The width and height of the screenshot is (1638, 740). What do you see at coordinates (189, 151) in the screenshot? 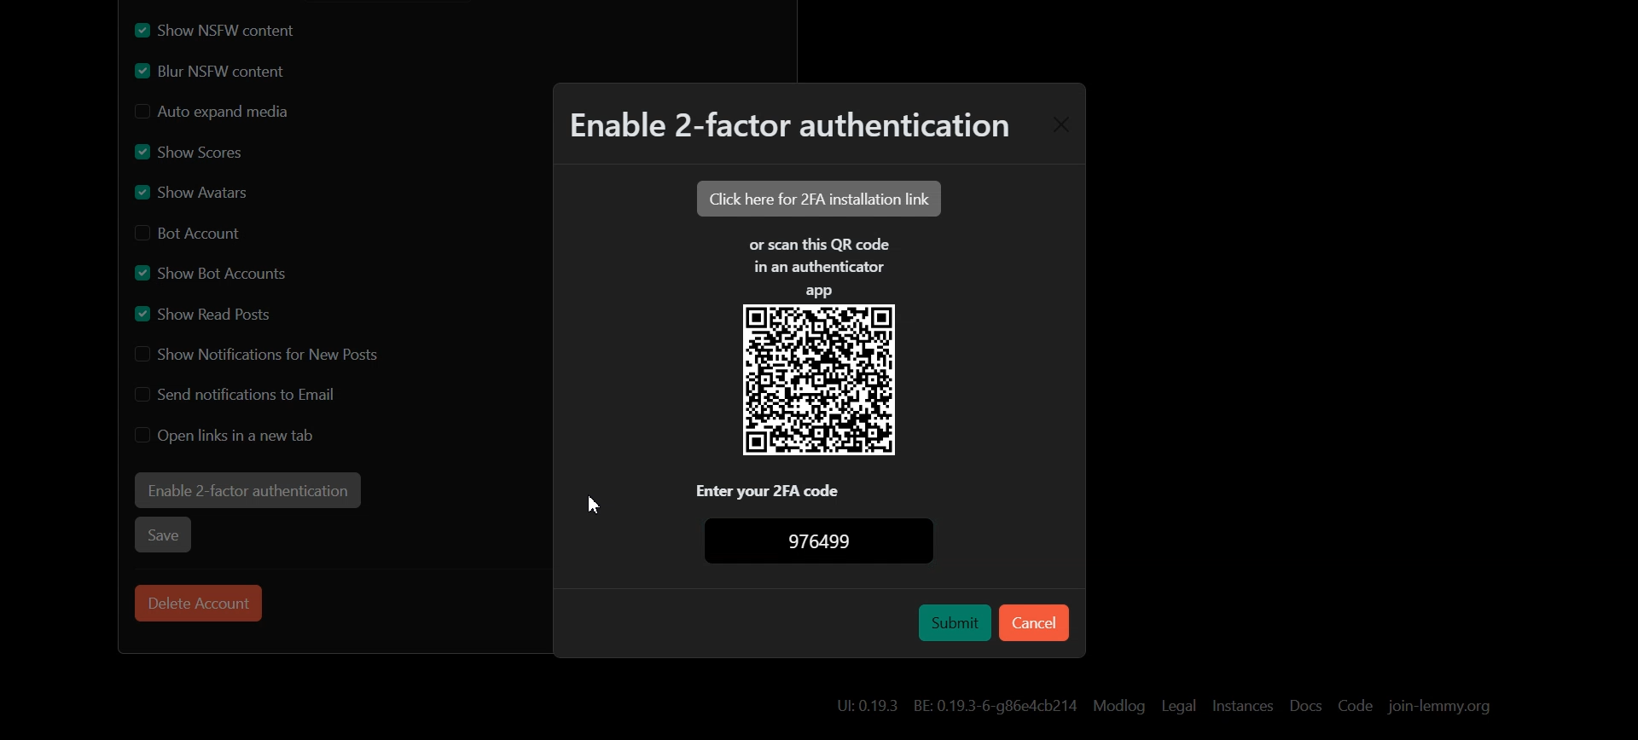
I see `Enable Show Scores` at bounding box center [189, 151].